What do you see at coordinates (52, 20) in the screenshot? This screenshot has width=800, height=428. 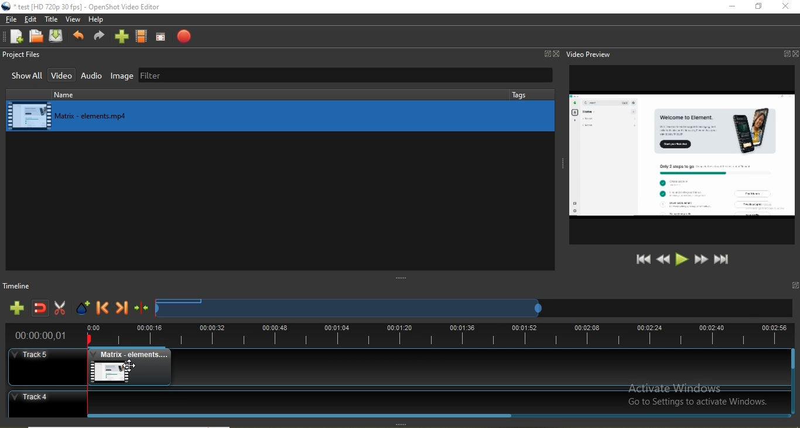 I see `Title` at bounding box center [52, 20].